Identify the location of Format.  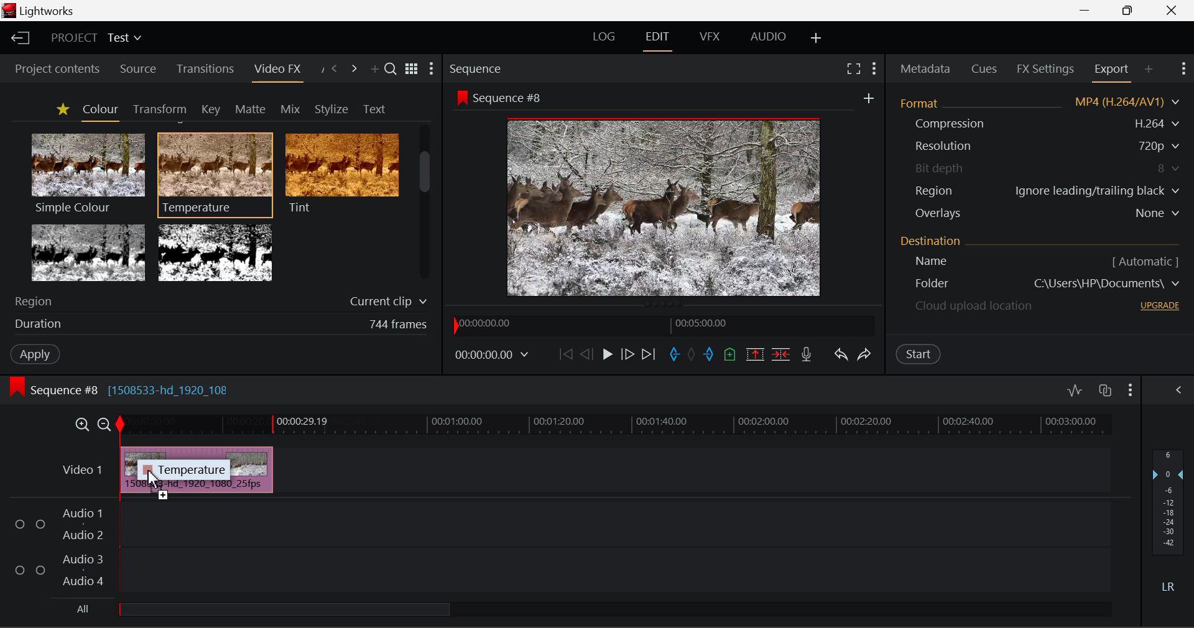
(922, 102).